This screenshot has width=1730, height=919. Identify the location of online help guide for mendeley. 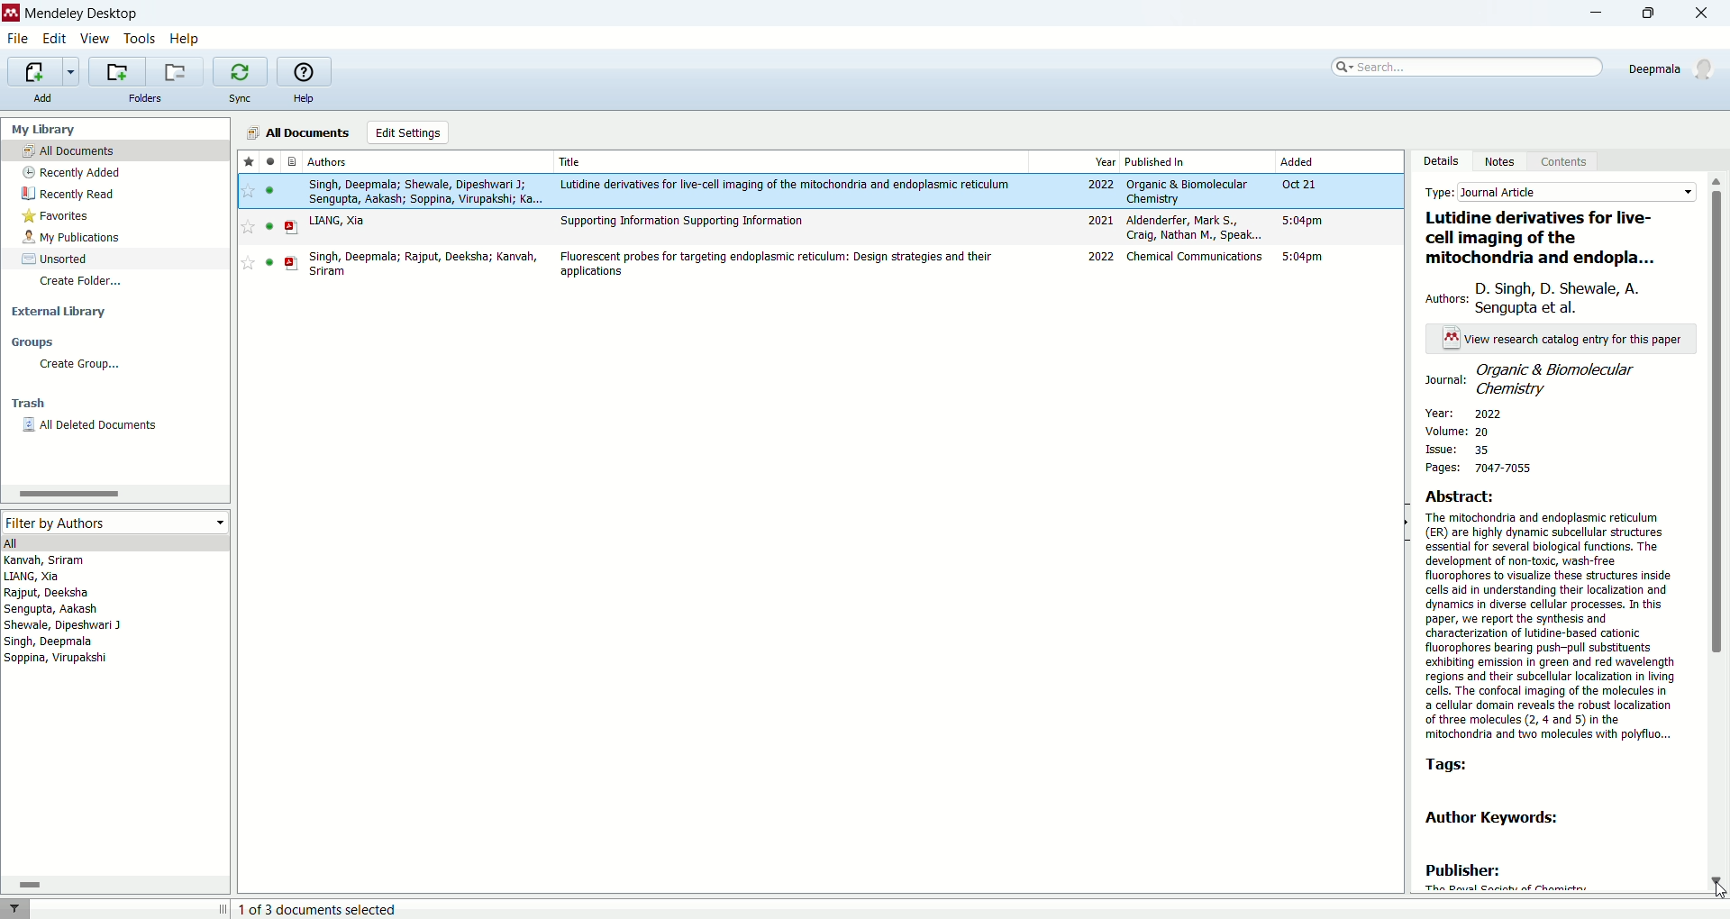
(302, 70).